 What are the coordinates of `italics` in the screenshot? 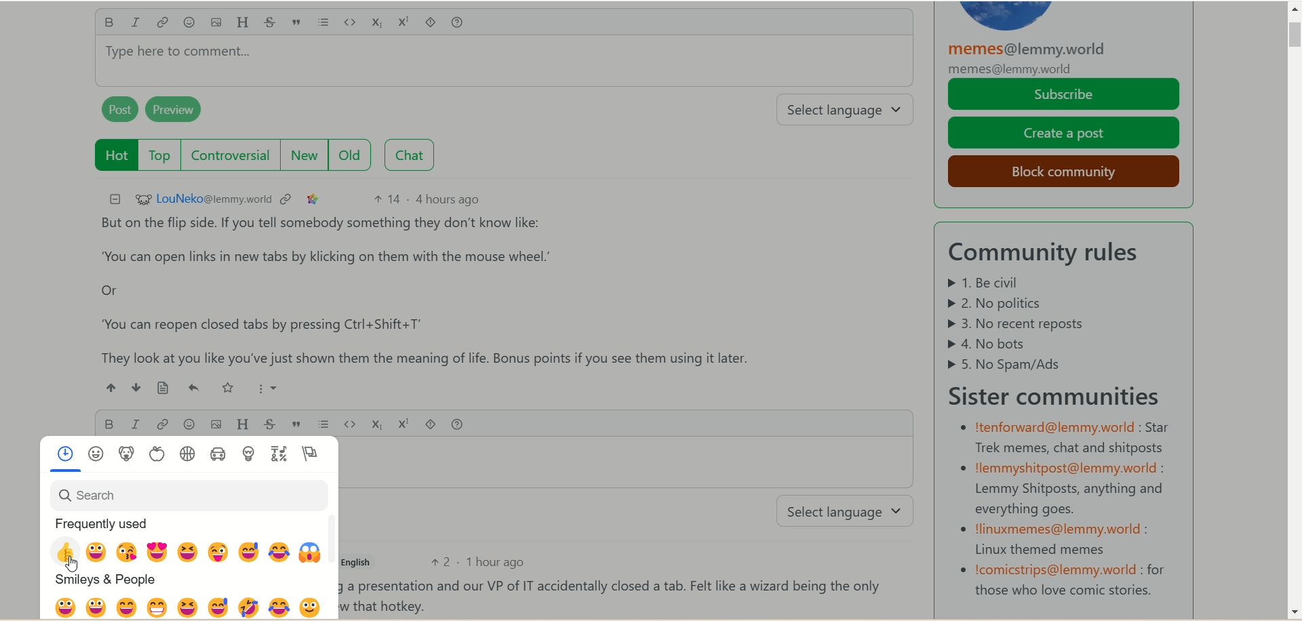 It's located at (134, 424).